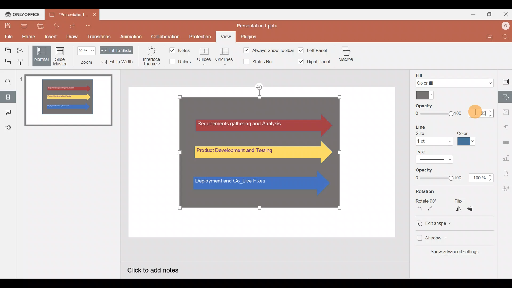  What do you see at coordinates (313, 50) in the screenshot?
I see `Left panel` at bounding box center [313, 50].